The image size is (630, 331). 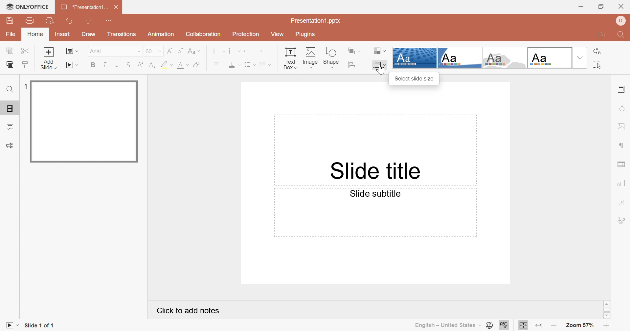 I want to click on ONLYOFFICE, so click(x=29, y=7).